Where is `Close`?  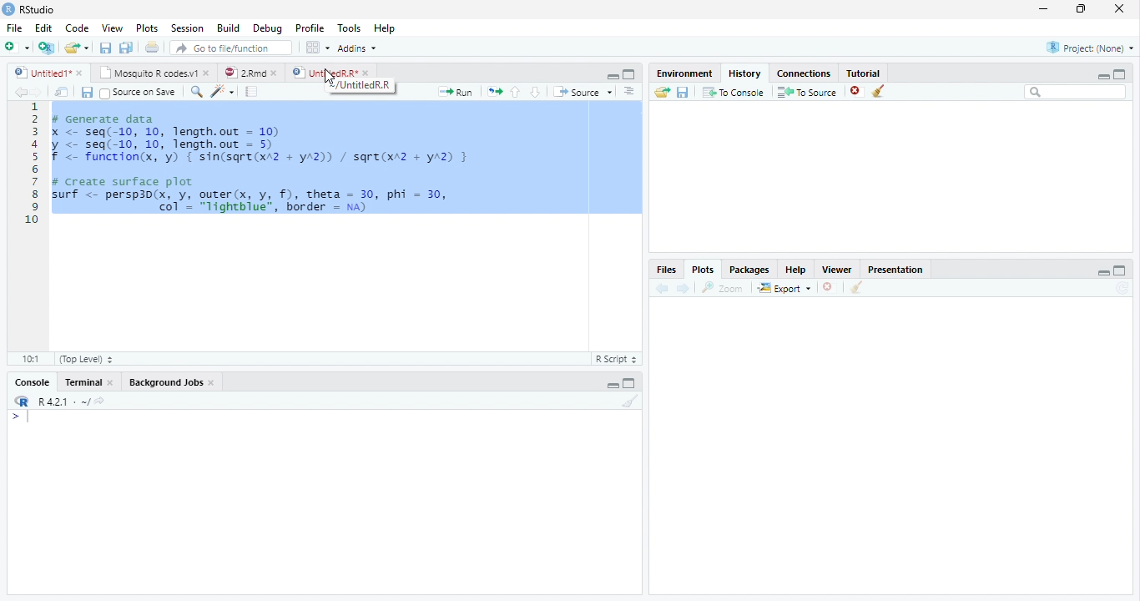 Close is located at coordinates (212, 382).